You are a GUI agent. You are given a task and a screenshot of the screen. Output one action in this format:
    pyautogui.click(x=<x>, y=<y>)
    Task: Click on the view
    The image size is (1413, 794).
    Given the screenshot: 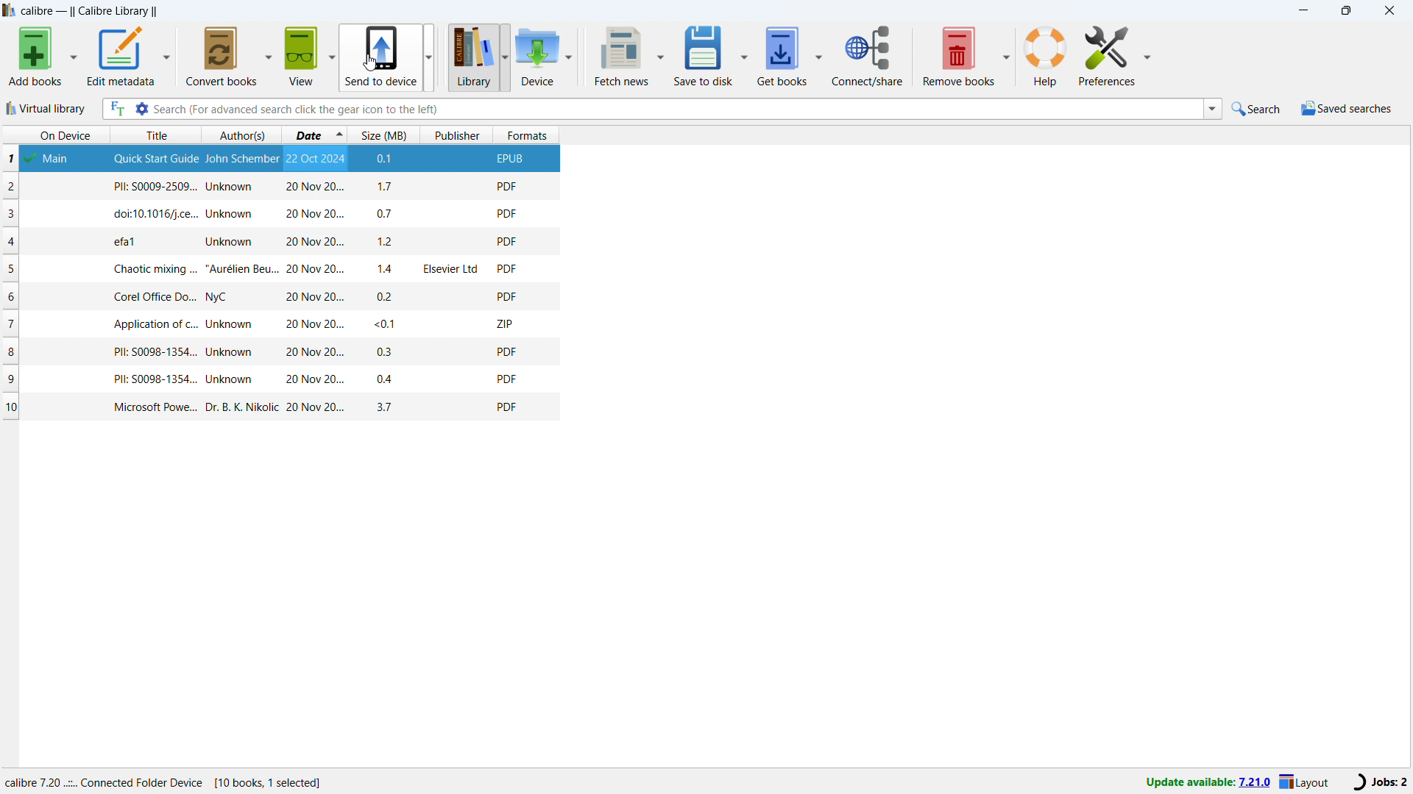 What is the action you would take?
    pyautogui.click(x=301, y=56)
    